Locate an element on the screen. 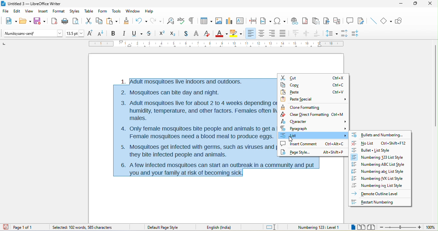 The image size is (438, 231). increase paragraph spacing is located at coordinates (346, 34).